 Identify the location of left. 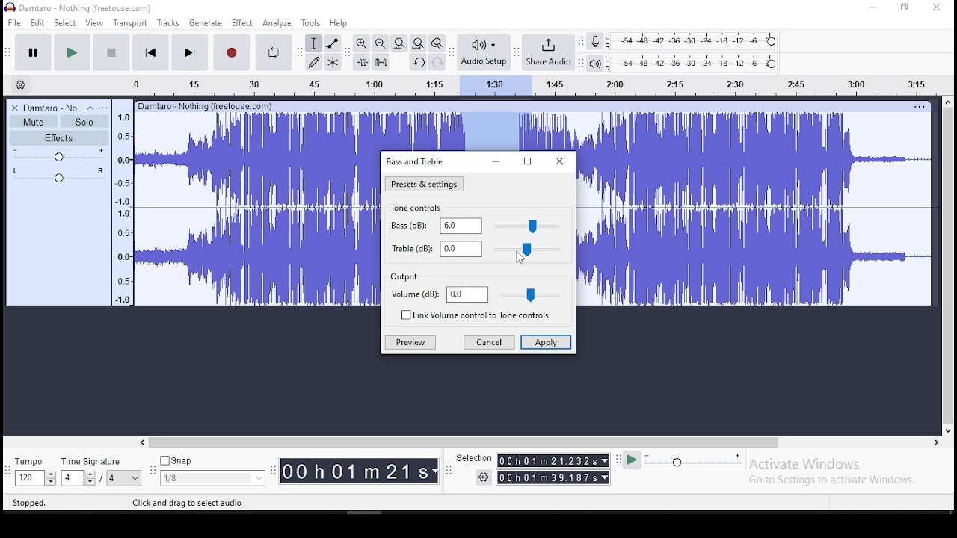
(141, 442).